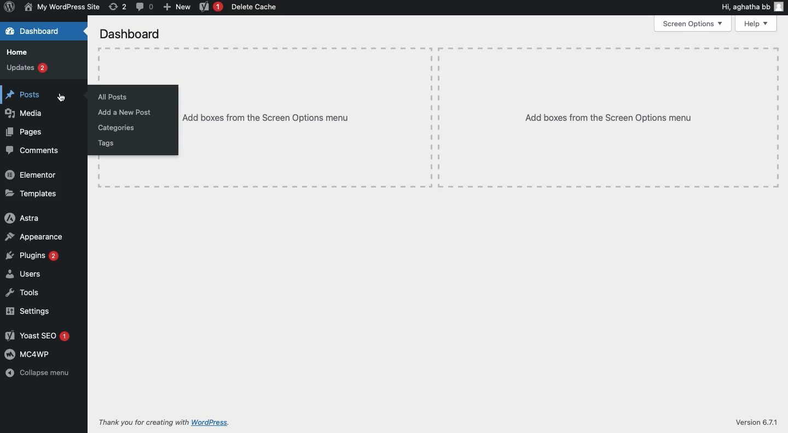 The image size is (788, 433). Describe the element at coordinates (143, 7) in the screenshot. I see `Comment` at that location.